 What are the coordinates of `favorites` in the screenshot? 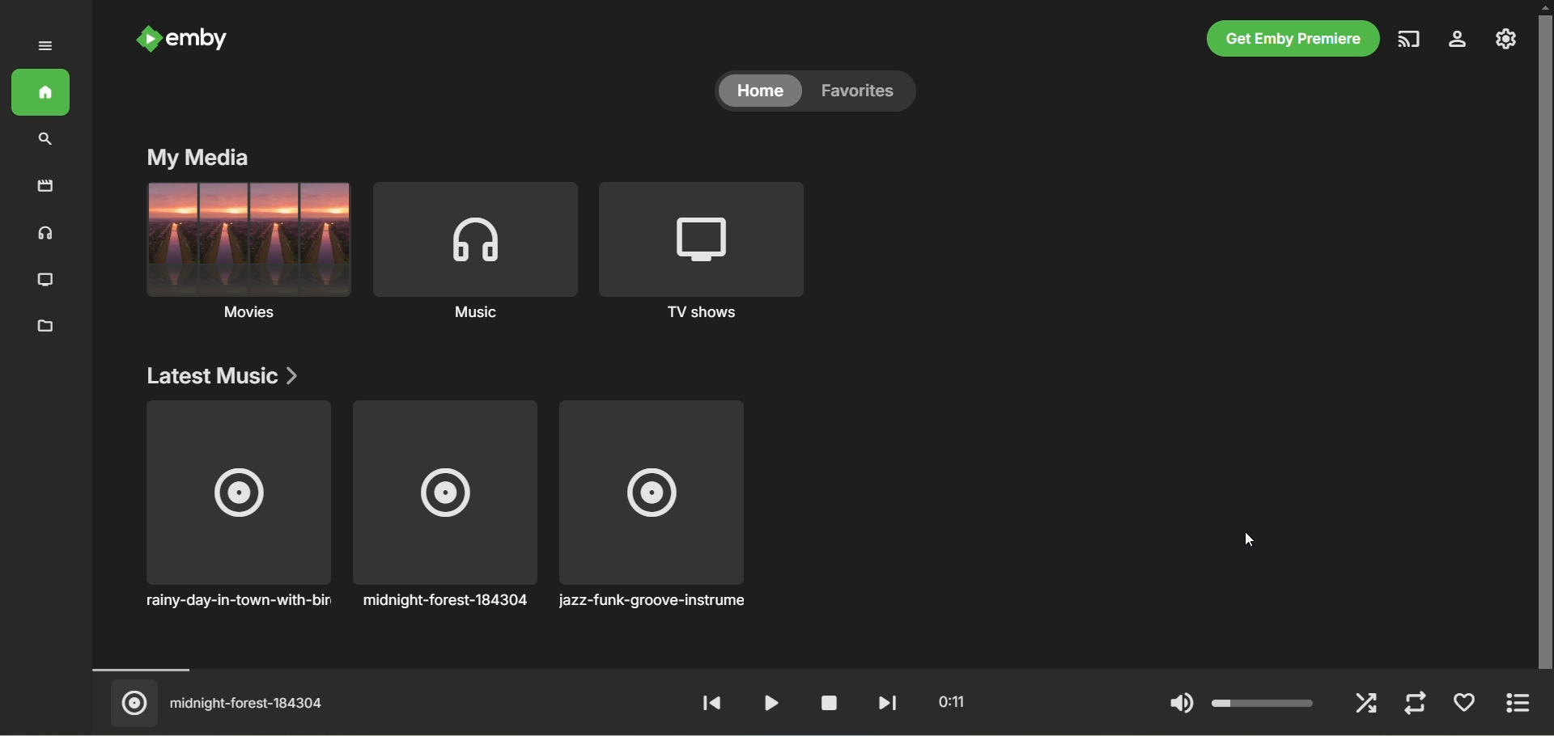 It's located at (864, 94).